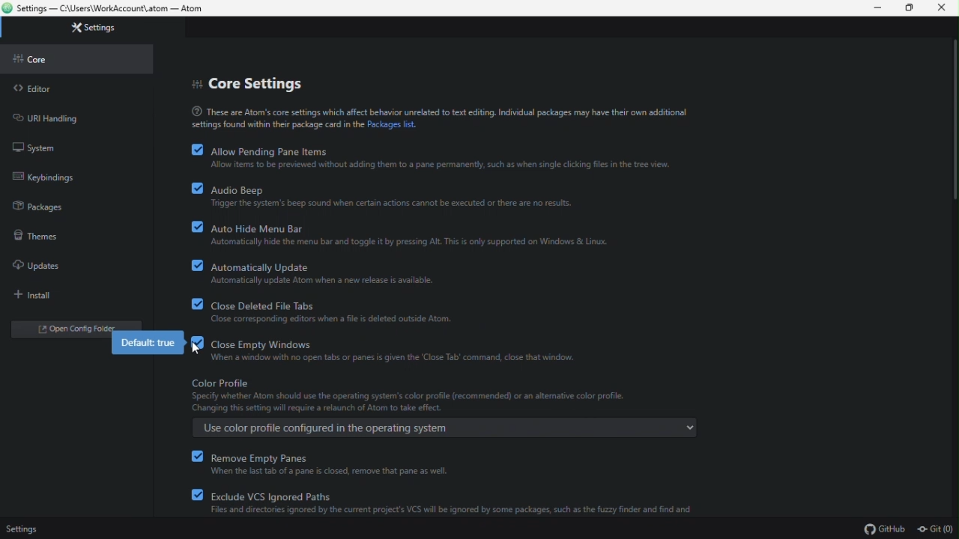 The image size is (959, 539). I want to click on color profile, so click(444, 405).